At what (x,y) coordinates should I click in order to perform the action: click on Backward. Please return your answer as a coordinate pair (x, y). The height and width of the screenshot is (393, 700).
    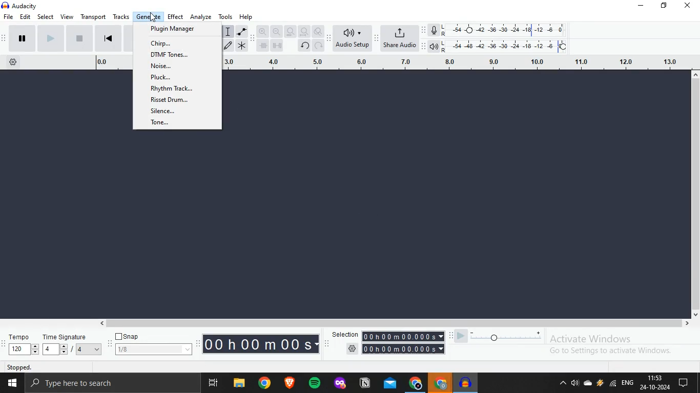
    Looking at the image, I should click on (111, 39).